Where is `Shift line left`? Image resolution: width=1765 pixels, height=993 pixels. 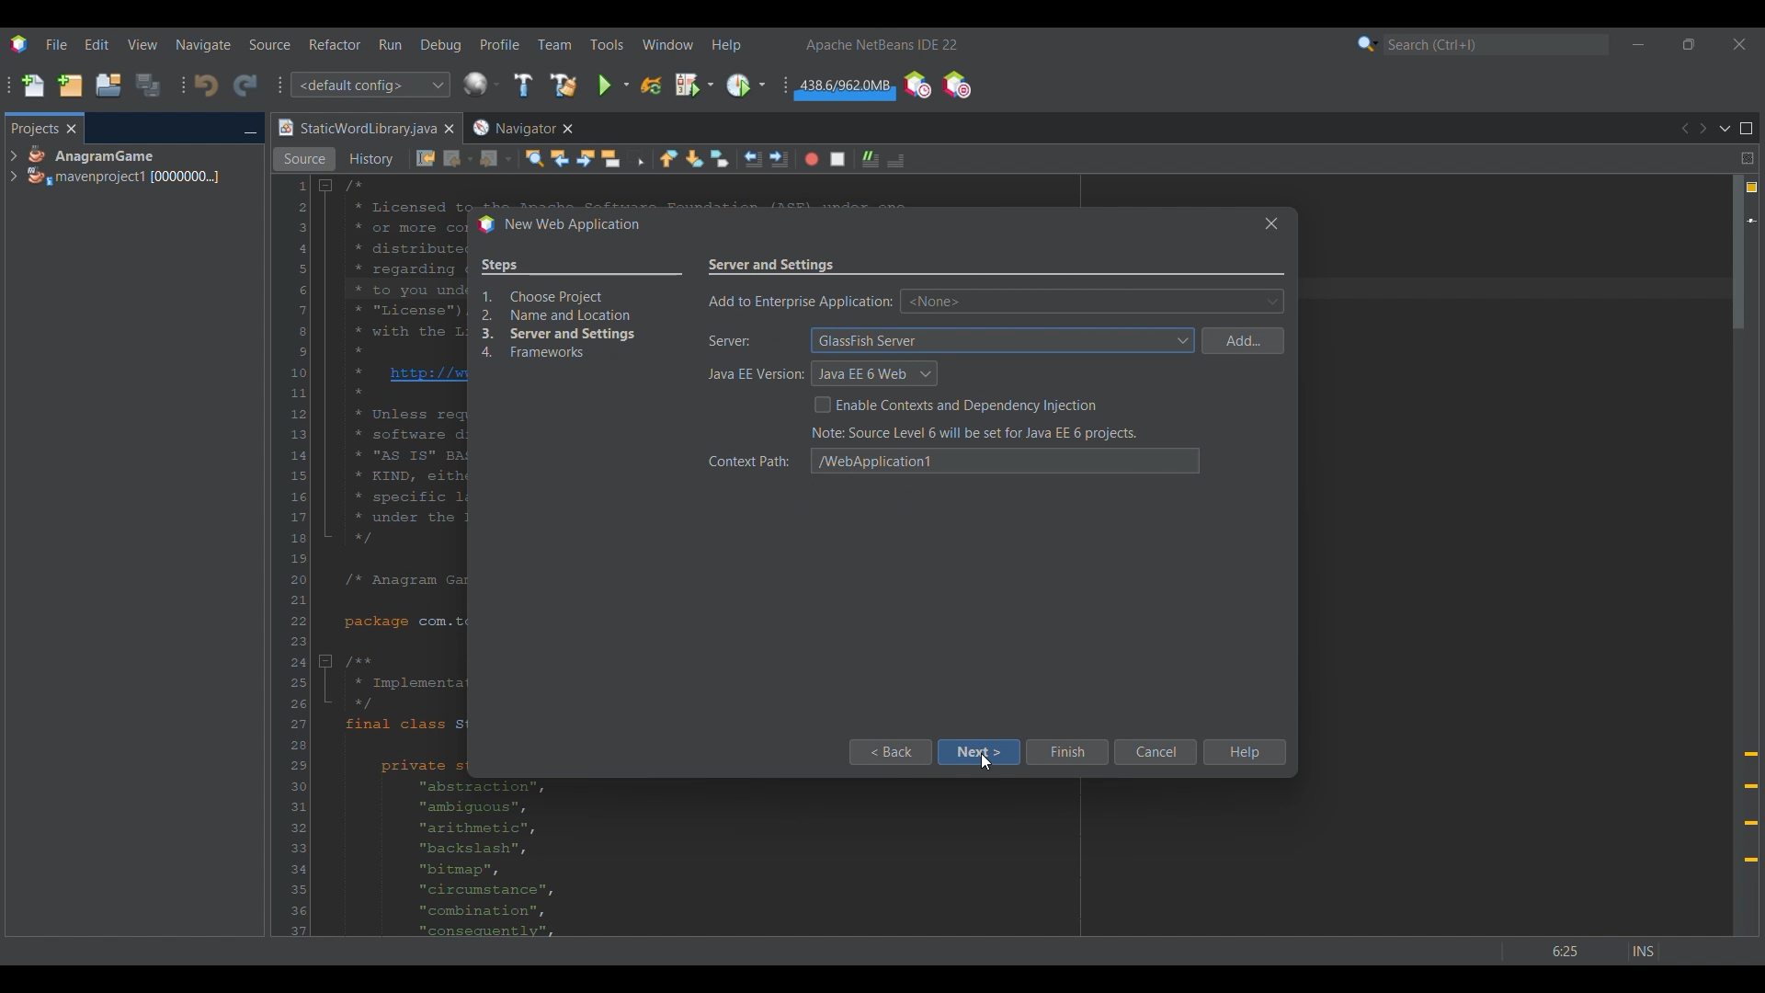
Shift line left is located at coordinates (753, 159).